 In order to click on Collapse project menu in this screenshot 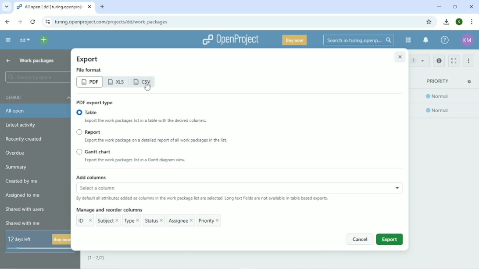, I will do `click(8, 40)`.